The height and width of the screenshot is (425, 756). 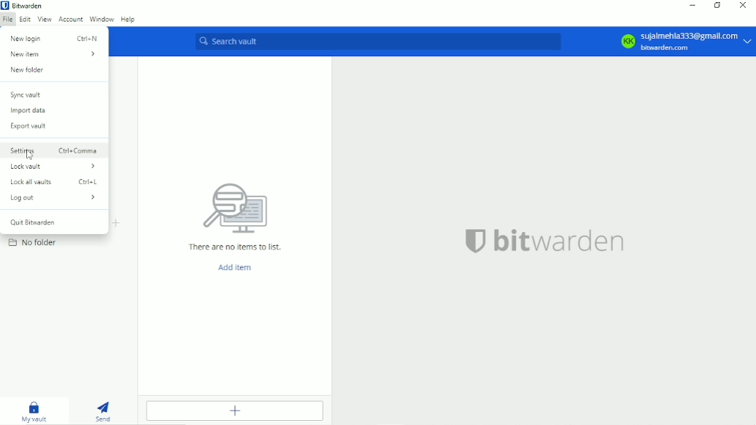 I want to click on Lock all vaults, so click(x=57, y=182).